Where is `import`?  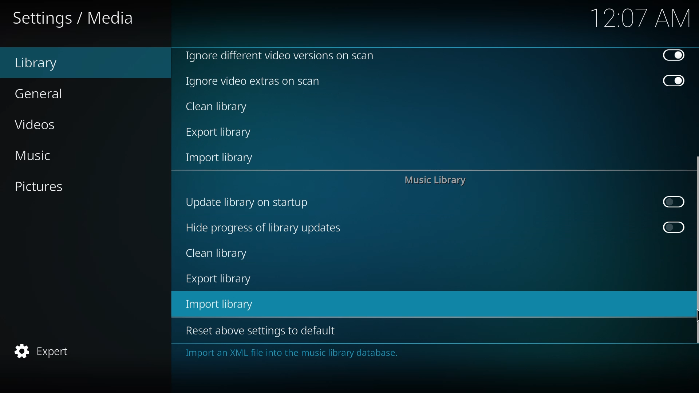
import is located at coordinates (221, 304).